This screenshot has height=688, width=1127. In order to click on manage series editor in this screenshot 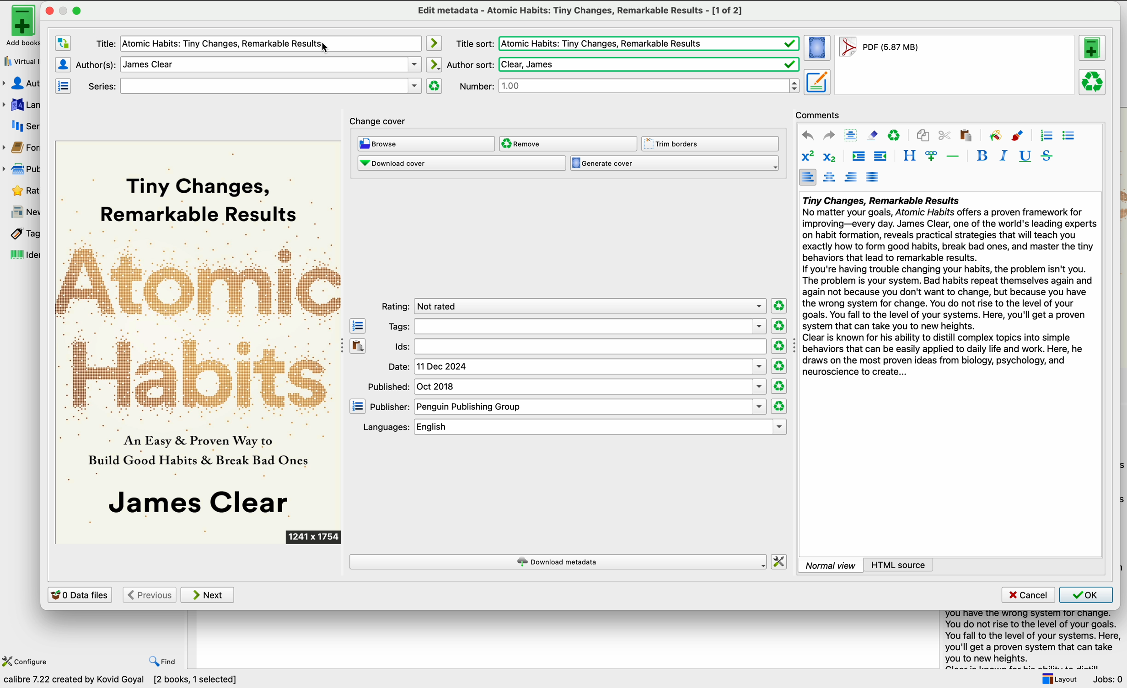, I will do `click(65, 86)`.